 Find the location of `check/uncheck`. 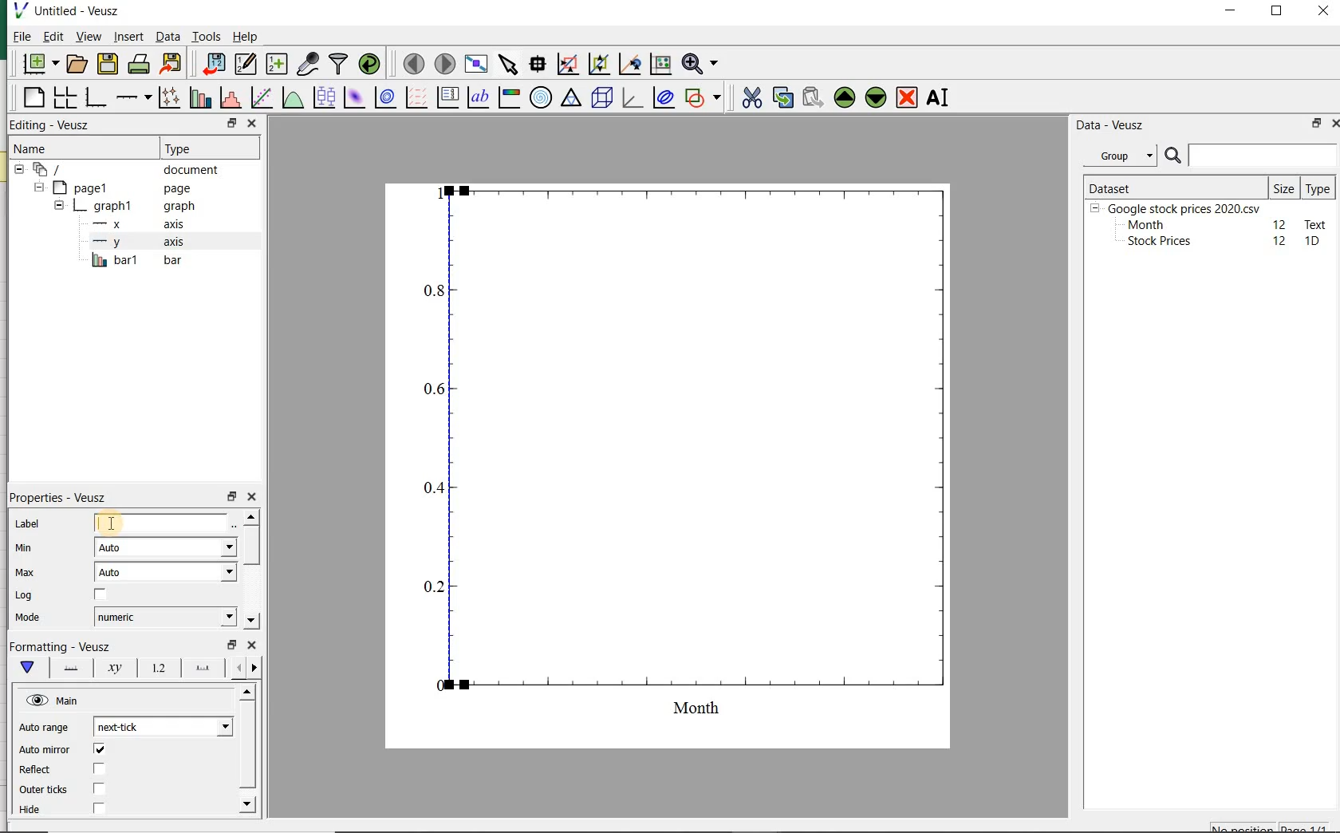

check/uncheck is located at coordinates (98, 769).